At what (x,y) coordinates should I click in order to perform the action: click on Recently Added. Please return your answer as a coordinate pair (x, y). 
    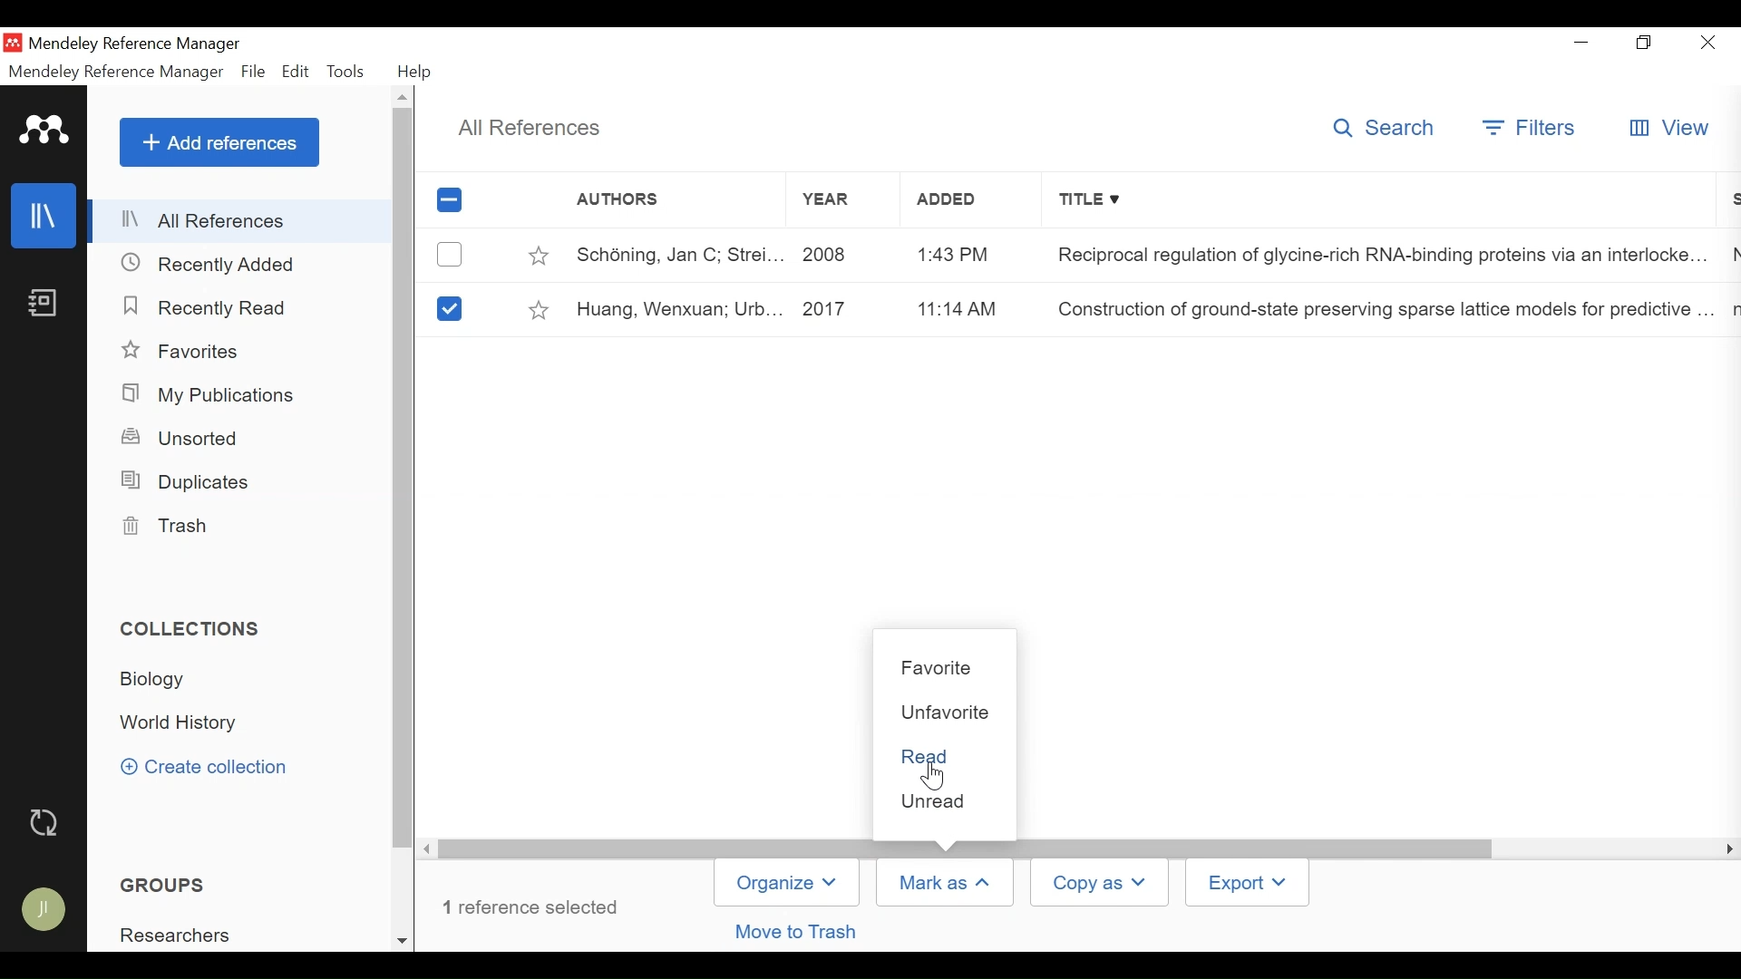
    Looking at the image, I should click on (219, 265).